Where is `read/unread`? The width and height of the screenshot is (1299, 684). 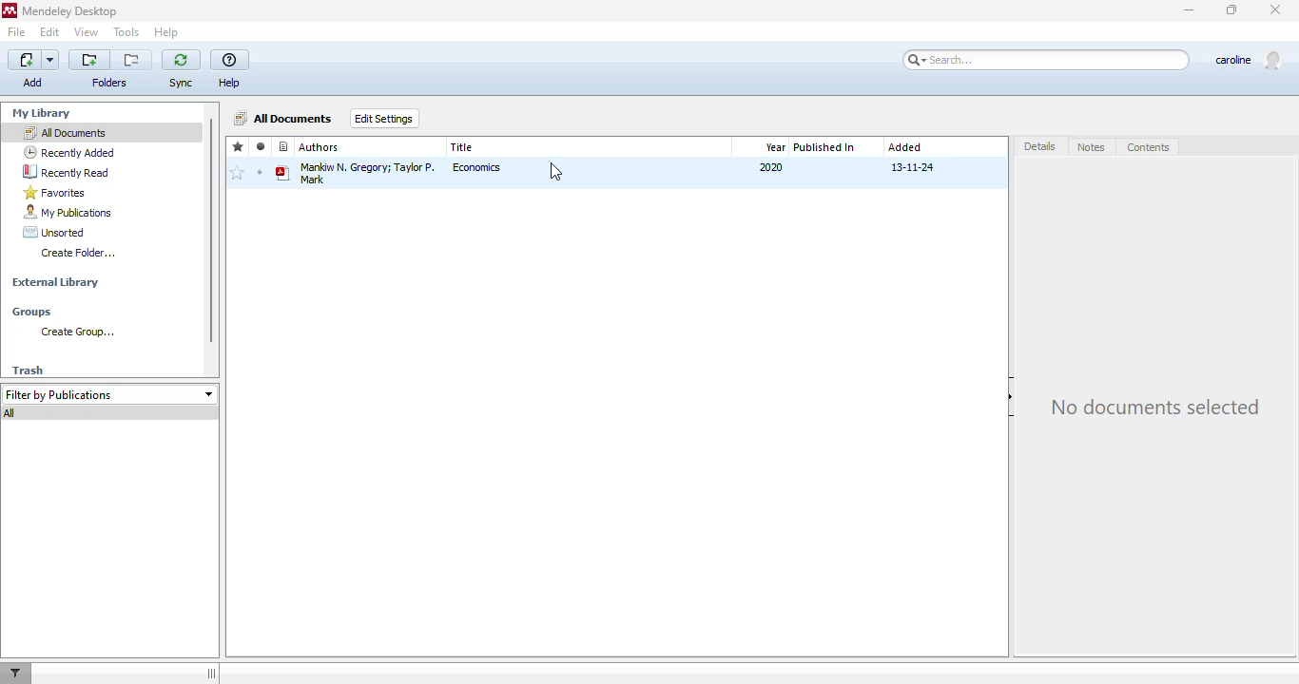
read/unread is located at coordinates (261, 147).